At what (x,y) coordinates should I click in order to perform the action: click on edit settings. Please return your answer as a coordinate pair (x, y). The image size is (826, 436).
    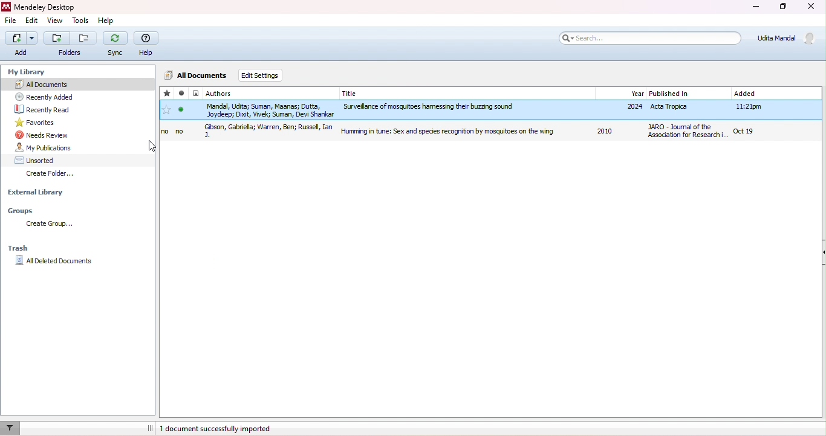
    Looking at the image, I should click on (260, 75).